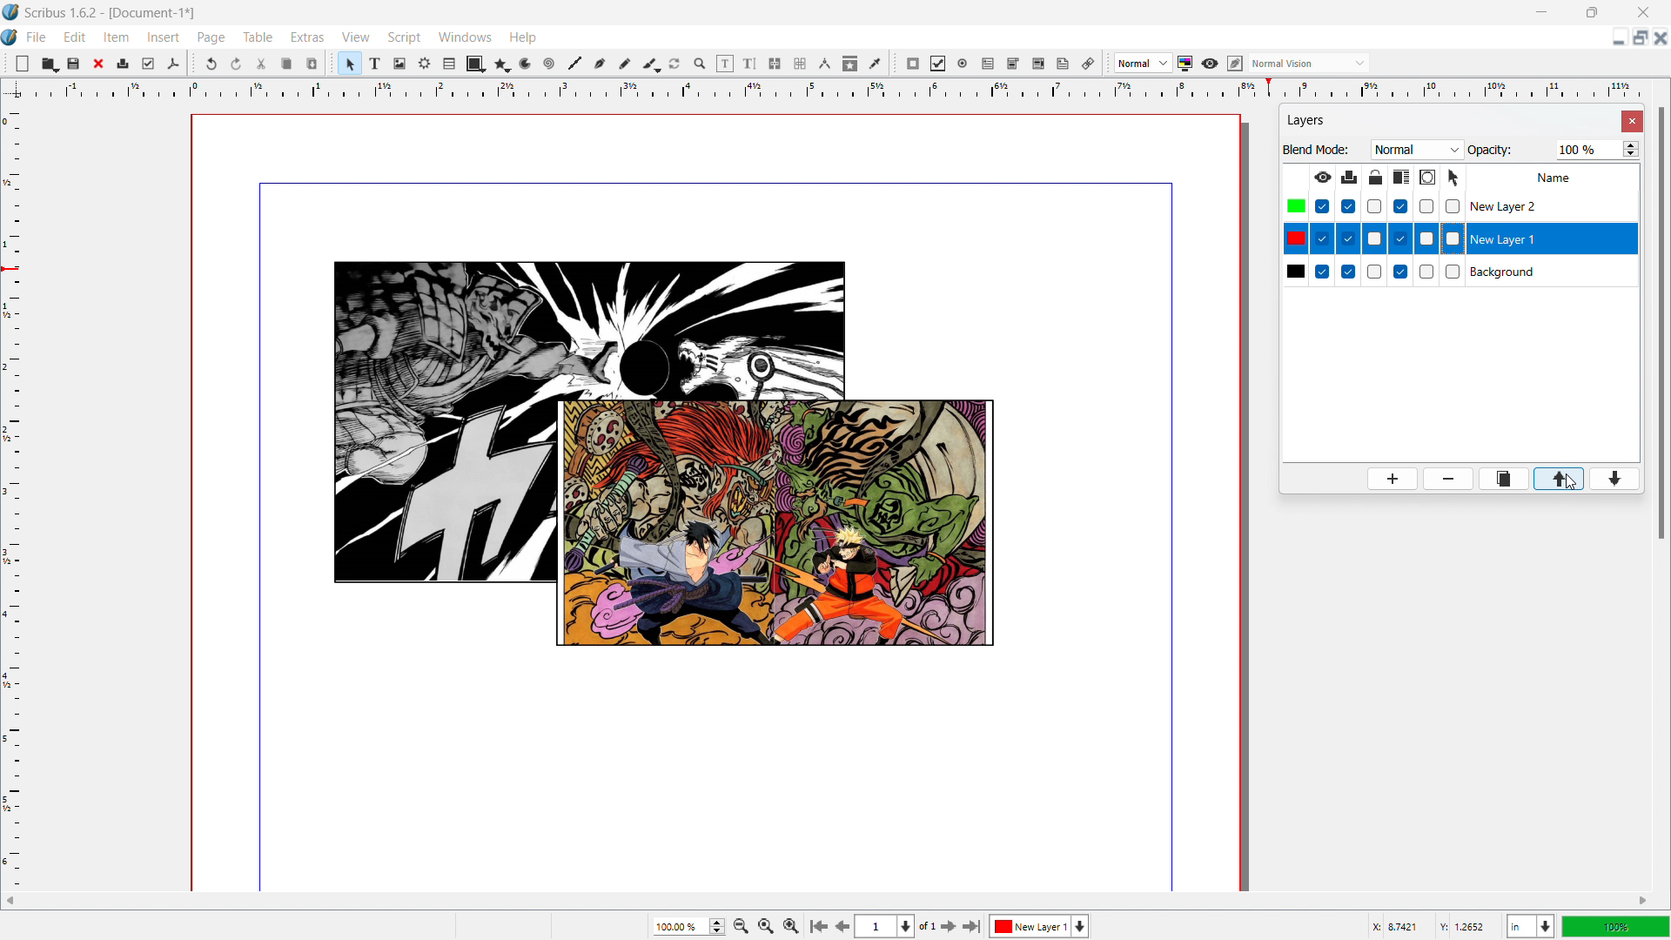  I want to click on Name, so click(1555, 178).